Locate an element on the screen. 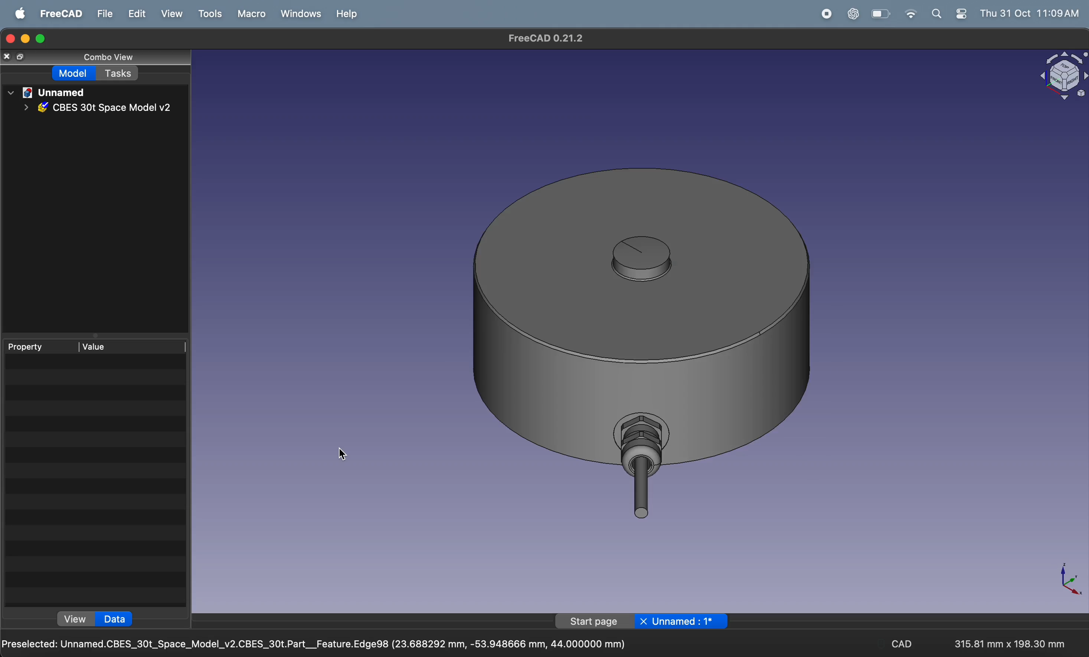  close is located at coordinates (10, 38).